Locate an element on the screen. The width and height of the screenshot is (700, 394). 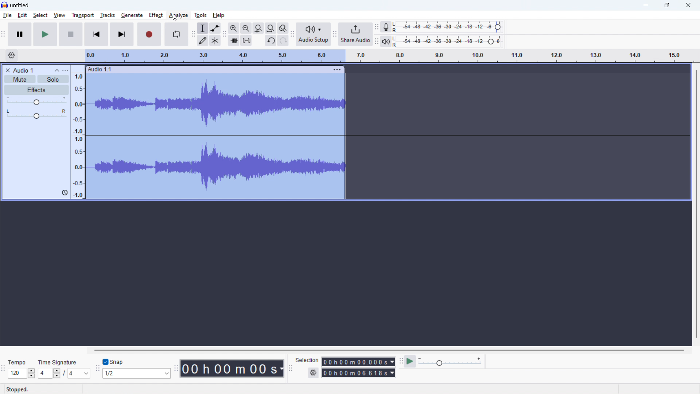
select is located at coordinates (40, 15).